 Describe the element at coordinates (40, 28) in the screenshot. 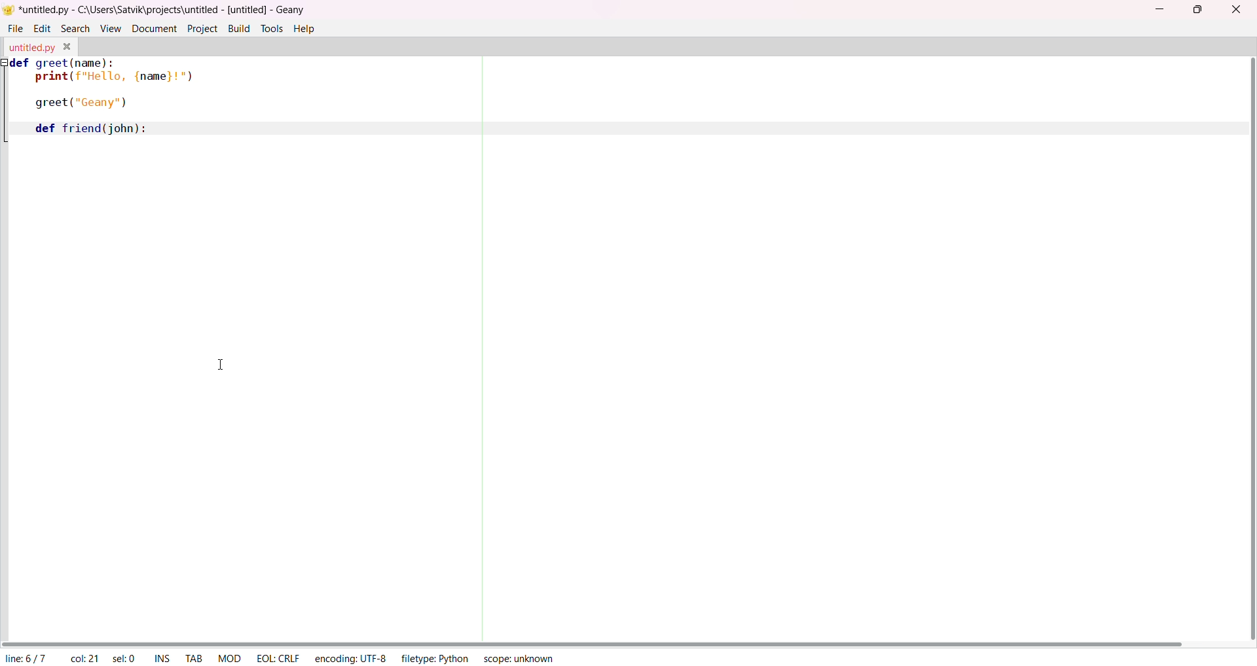

I see `edit` at that location.